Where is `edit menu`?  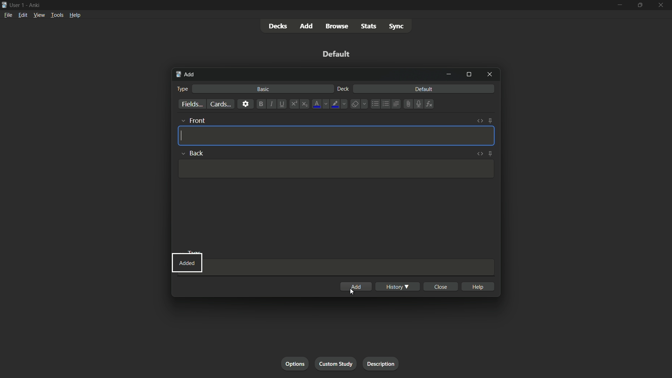
edit menu is located at coordinates (22, 15).